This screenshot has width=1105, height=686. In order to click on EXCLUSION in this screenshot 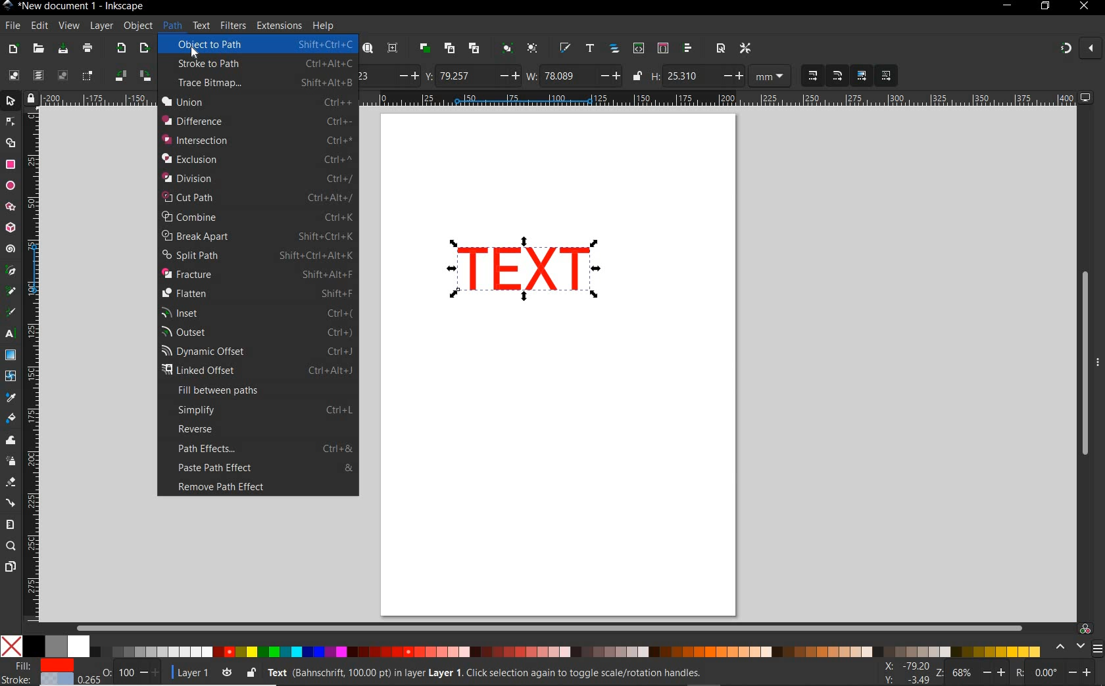, I will do `click(257, 158)`.